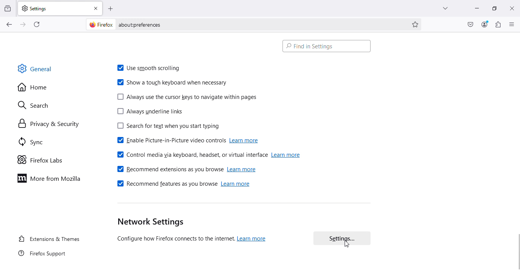 This screenshot has height=274, width=520. What do you see at coordinates (327, 45) in the screenshot?
I see `Search bar` at bounding box center [327, 45].